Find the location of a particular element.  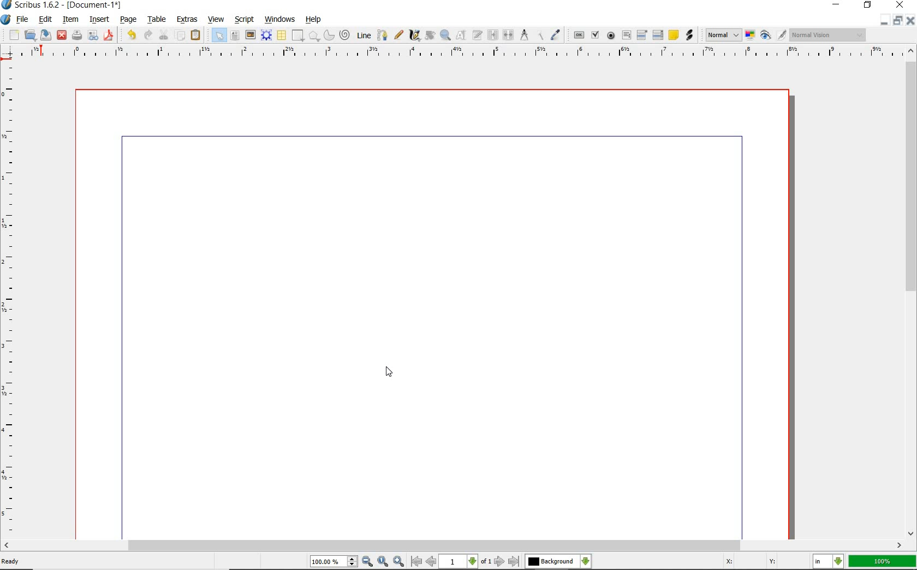

open is located at coordinates (31, 36).